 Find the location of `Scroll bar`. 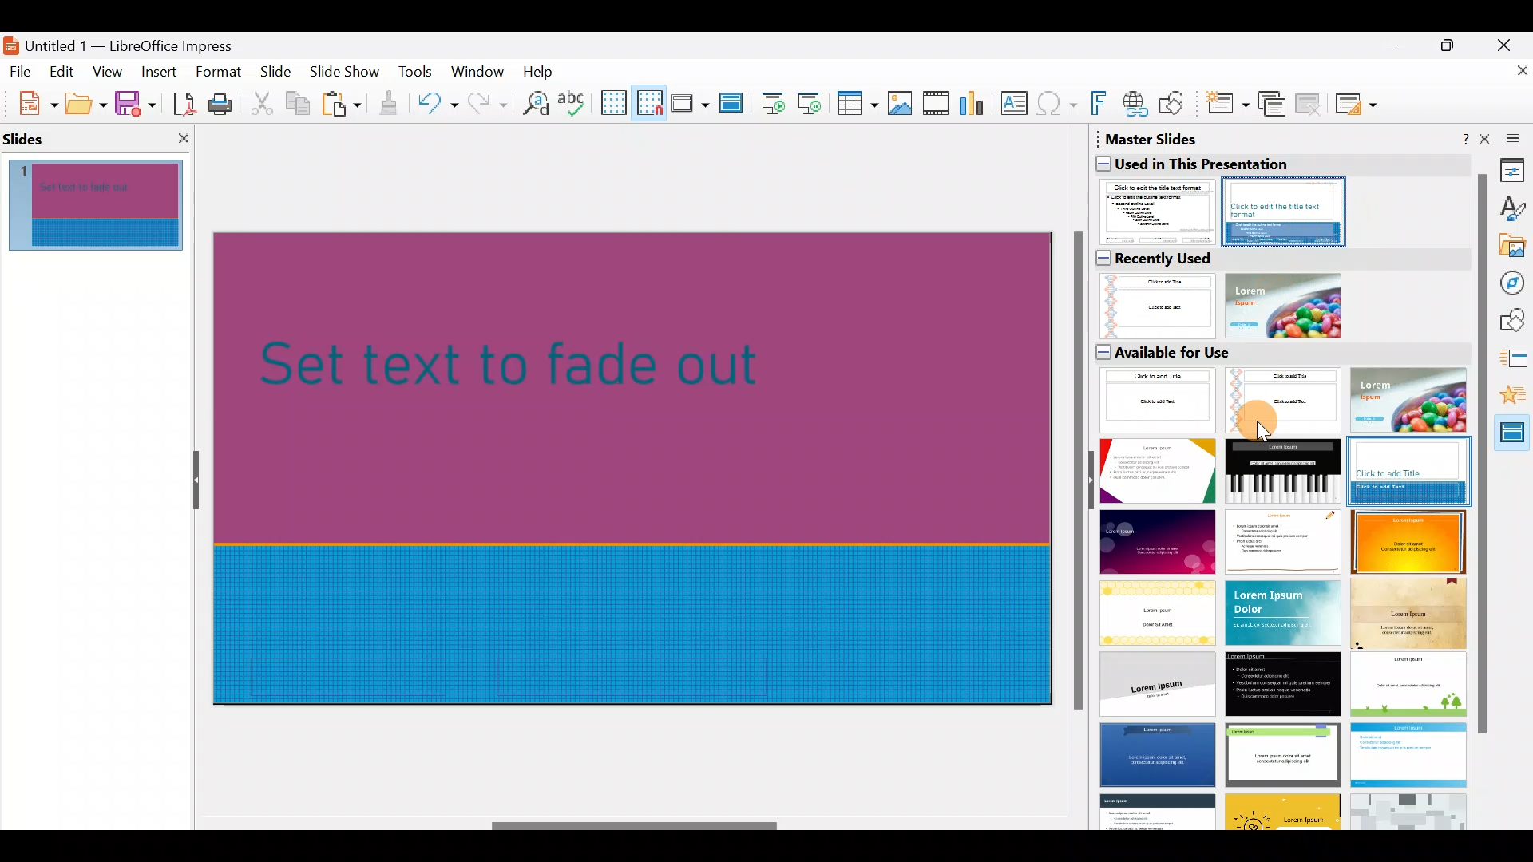

Scroll bar is located at coordinates (636, 826).